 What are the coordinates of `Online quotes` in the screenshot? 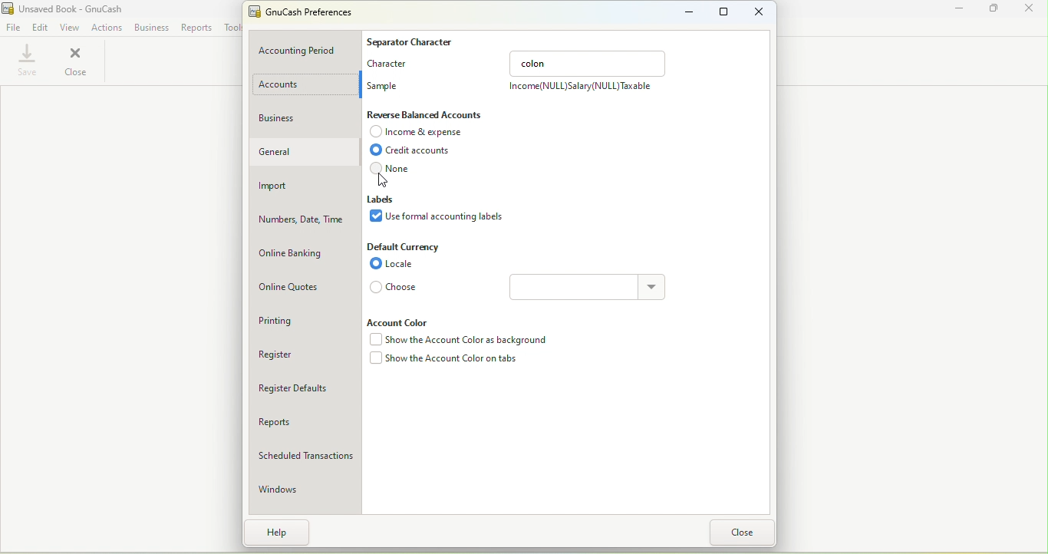 It's located at (306, 287).